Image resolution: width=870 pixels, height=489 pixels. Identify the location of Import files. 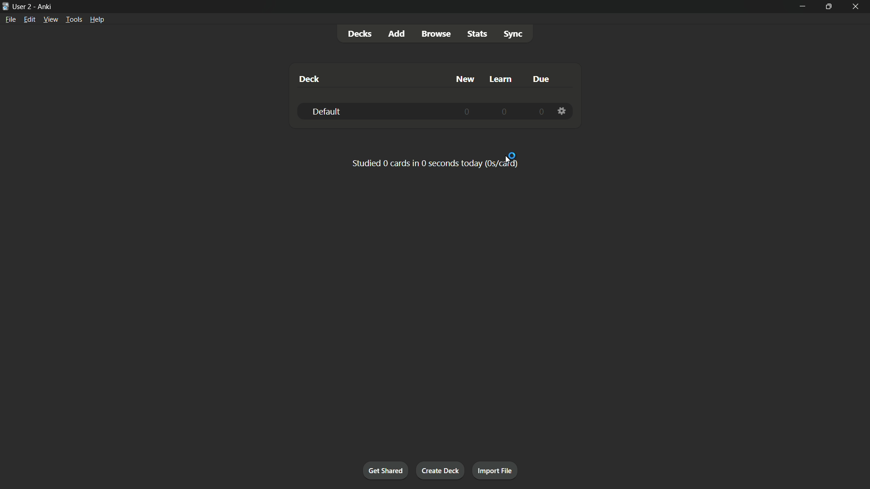
(496, 471).